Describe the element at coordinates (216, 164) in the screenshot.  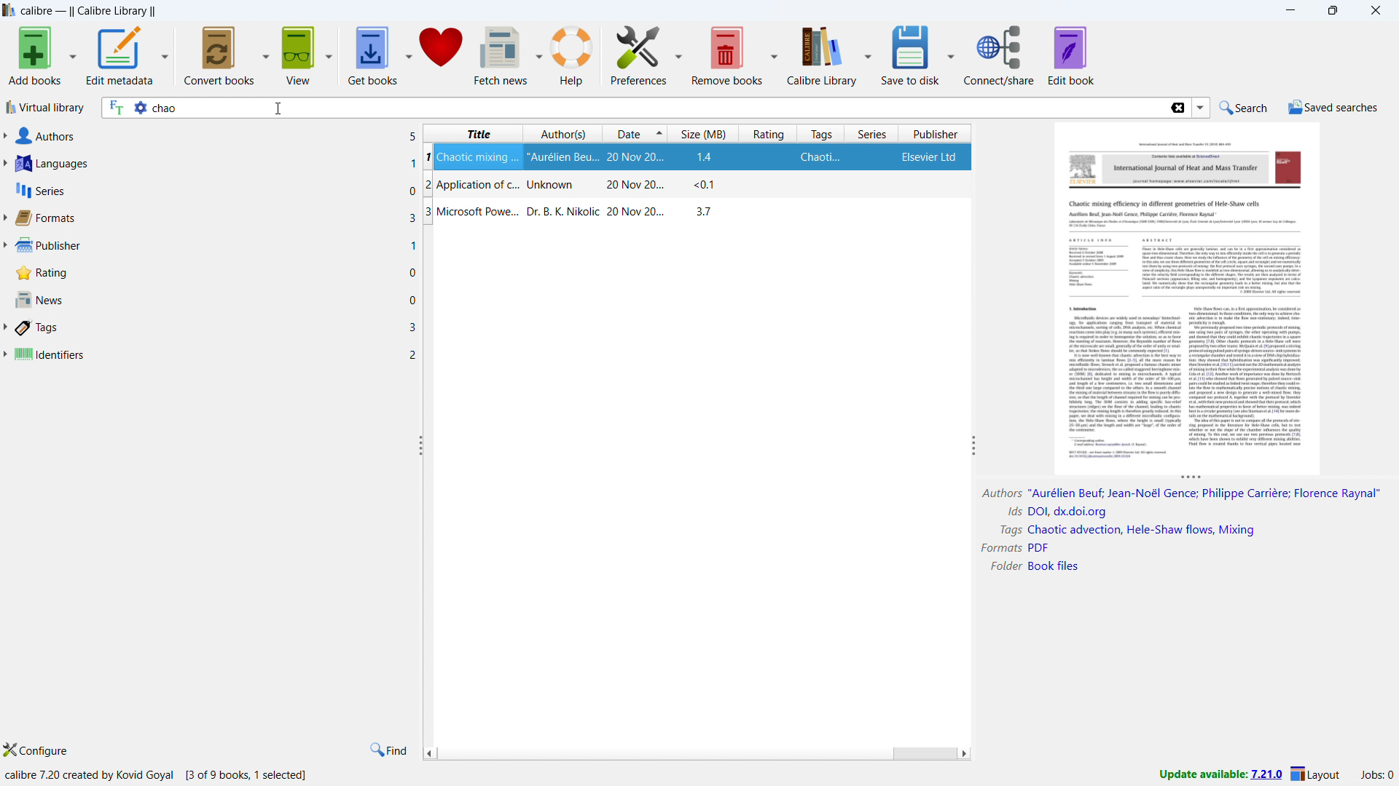
I see `languages` at that location.